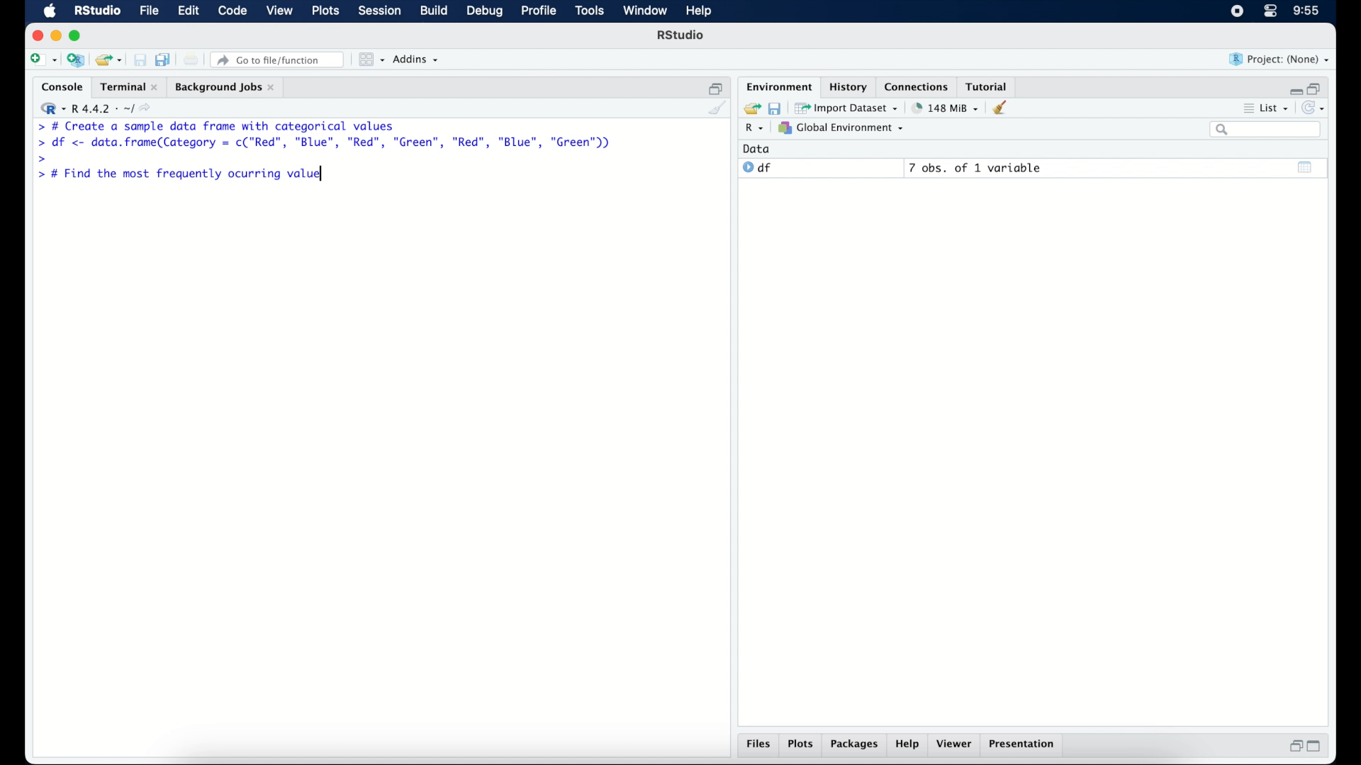 This screenshot has height=765, width=1361. What do you see at coordinates (59, 86) in the screenshot?
I see `console` at bounding box center [59, 86].